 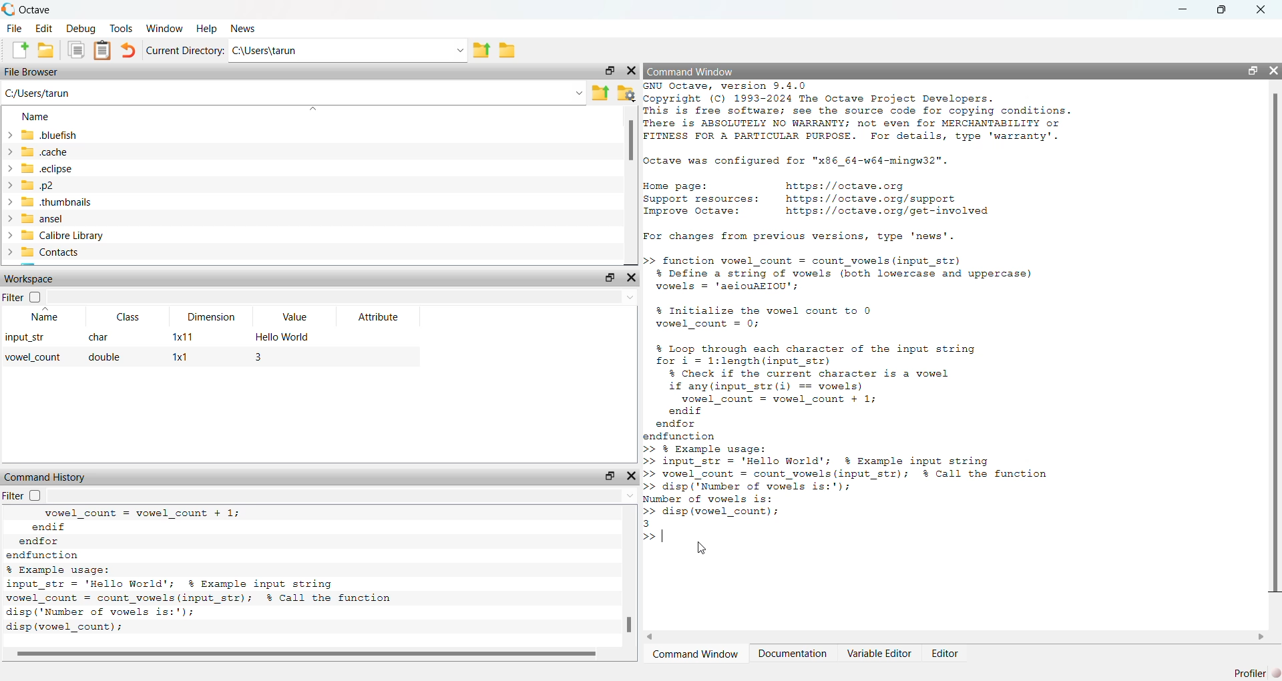 What do you see at coordinates (129, 49) in the screenshot?
I see `Undo` at bounding box center [129, 49].